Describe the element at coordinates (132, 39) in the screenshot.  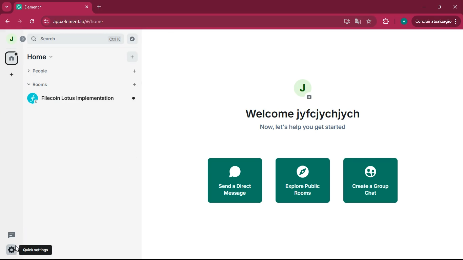
I see `explore rooms` at that location.